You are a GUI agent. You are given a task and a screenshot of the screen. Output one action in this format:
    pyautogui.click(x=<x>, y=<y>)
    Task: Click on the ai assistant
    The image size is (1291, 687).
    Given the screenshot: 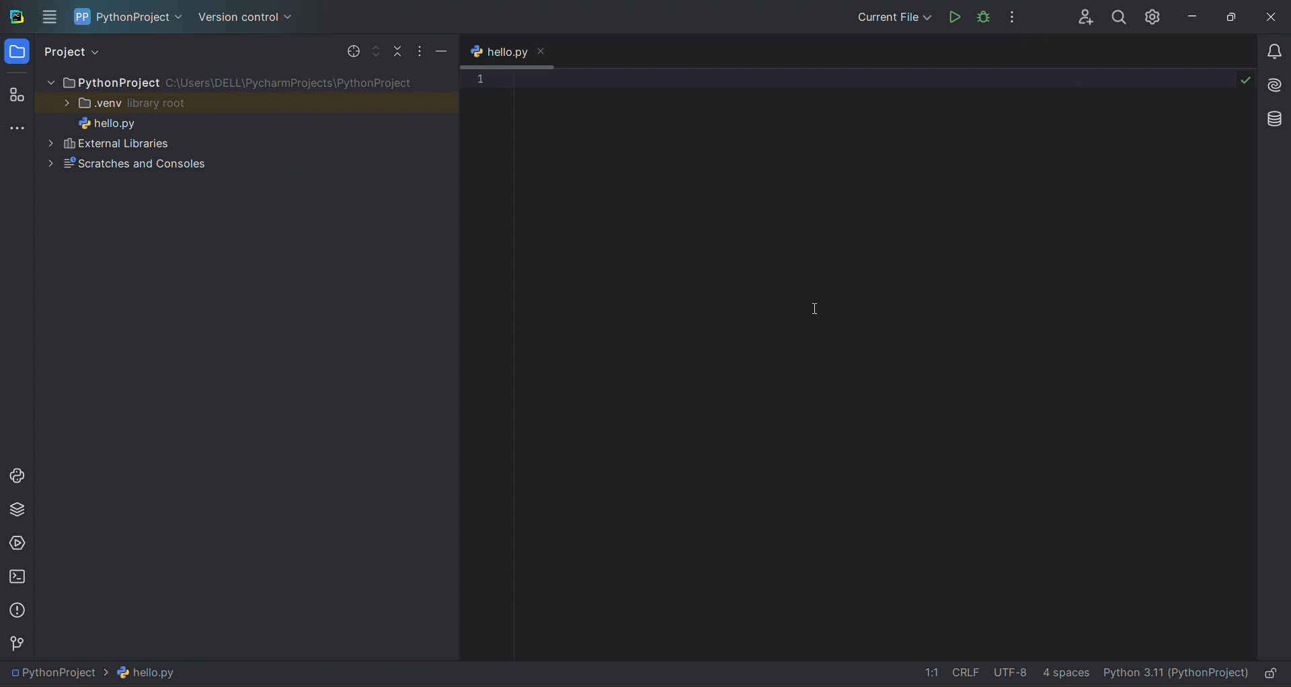 What is the action you would take?
    pyautogui.click(x=1274, y=84)
    